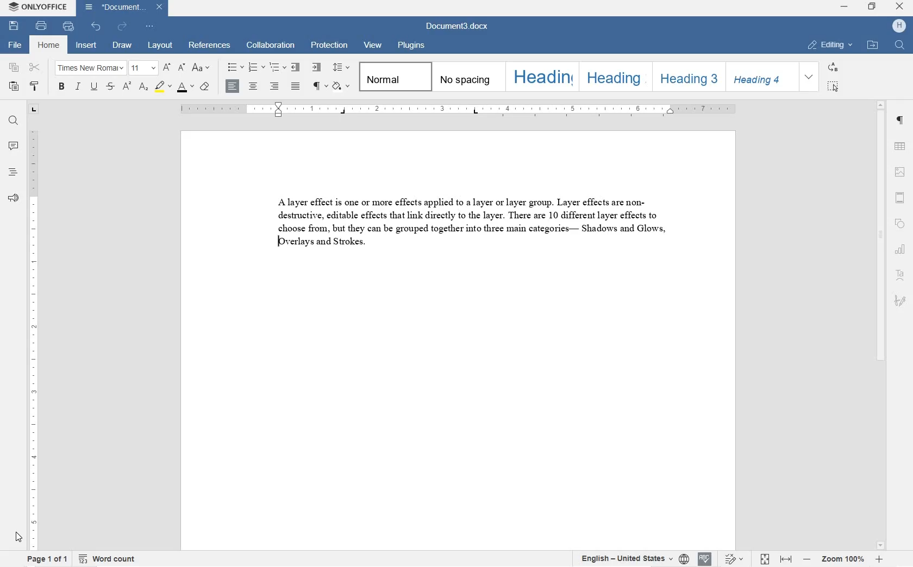 This screenshot has width=913, height=567. I want to click on PASTE, so click(16, 89).